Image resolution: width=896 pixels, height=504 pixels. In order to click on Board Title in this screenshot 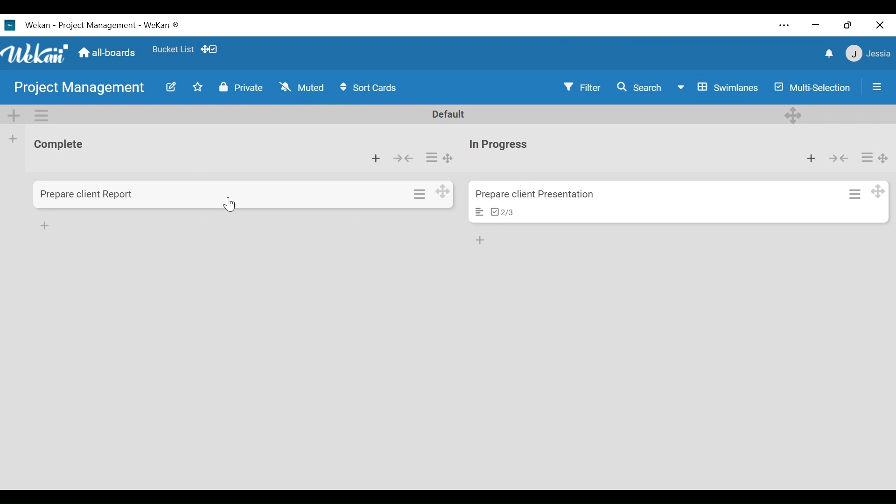, I will do `click(119, 26)`.